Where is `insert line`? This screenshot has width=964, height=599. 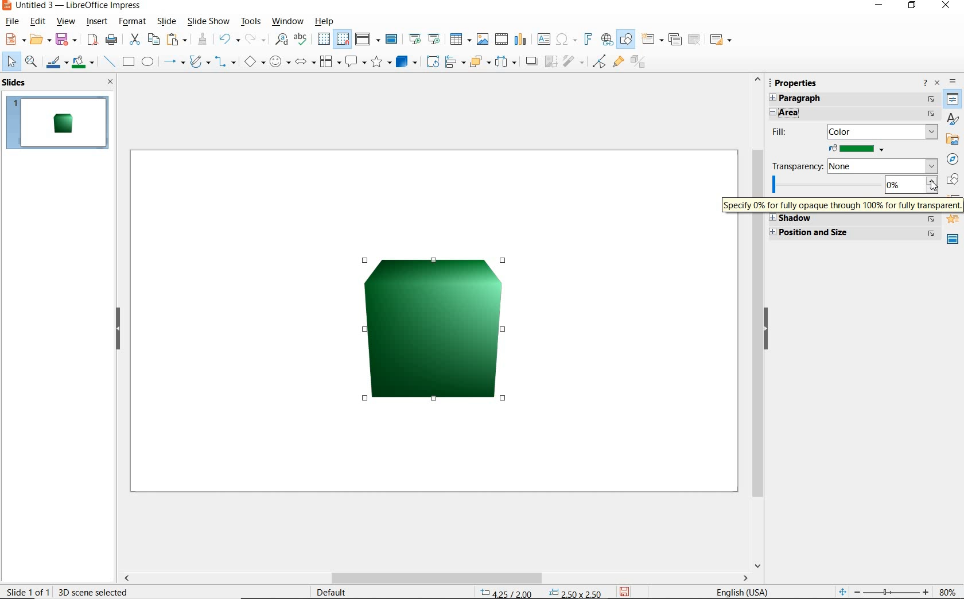
insert line is located at coordinates (108, 61).